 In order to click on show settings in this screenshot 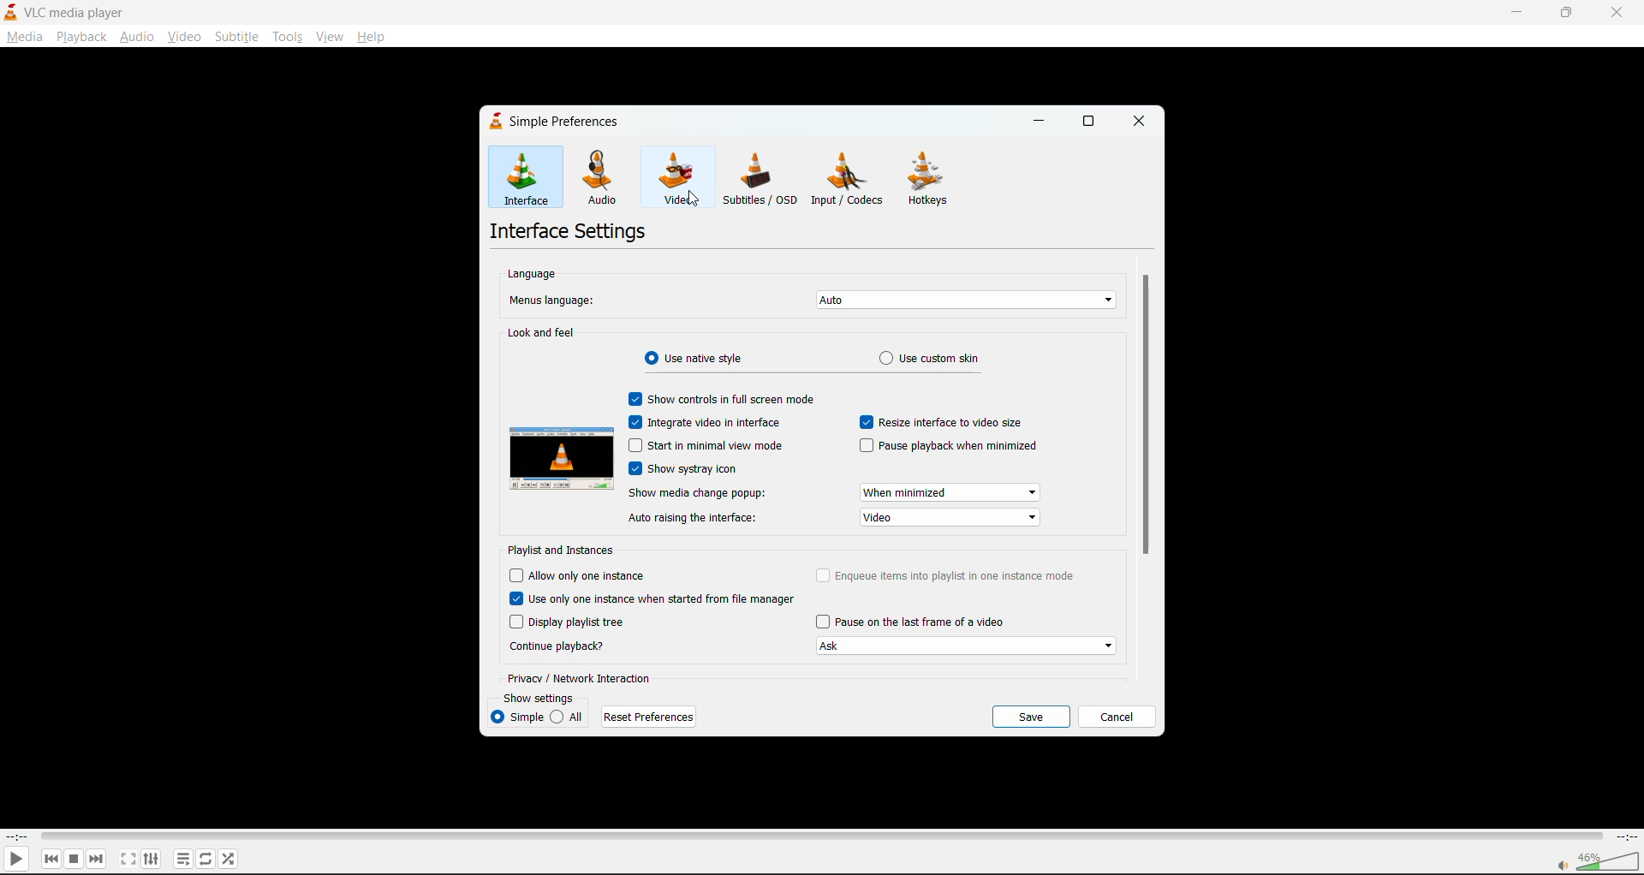, I will do `click(539, 698)`.